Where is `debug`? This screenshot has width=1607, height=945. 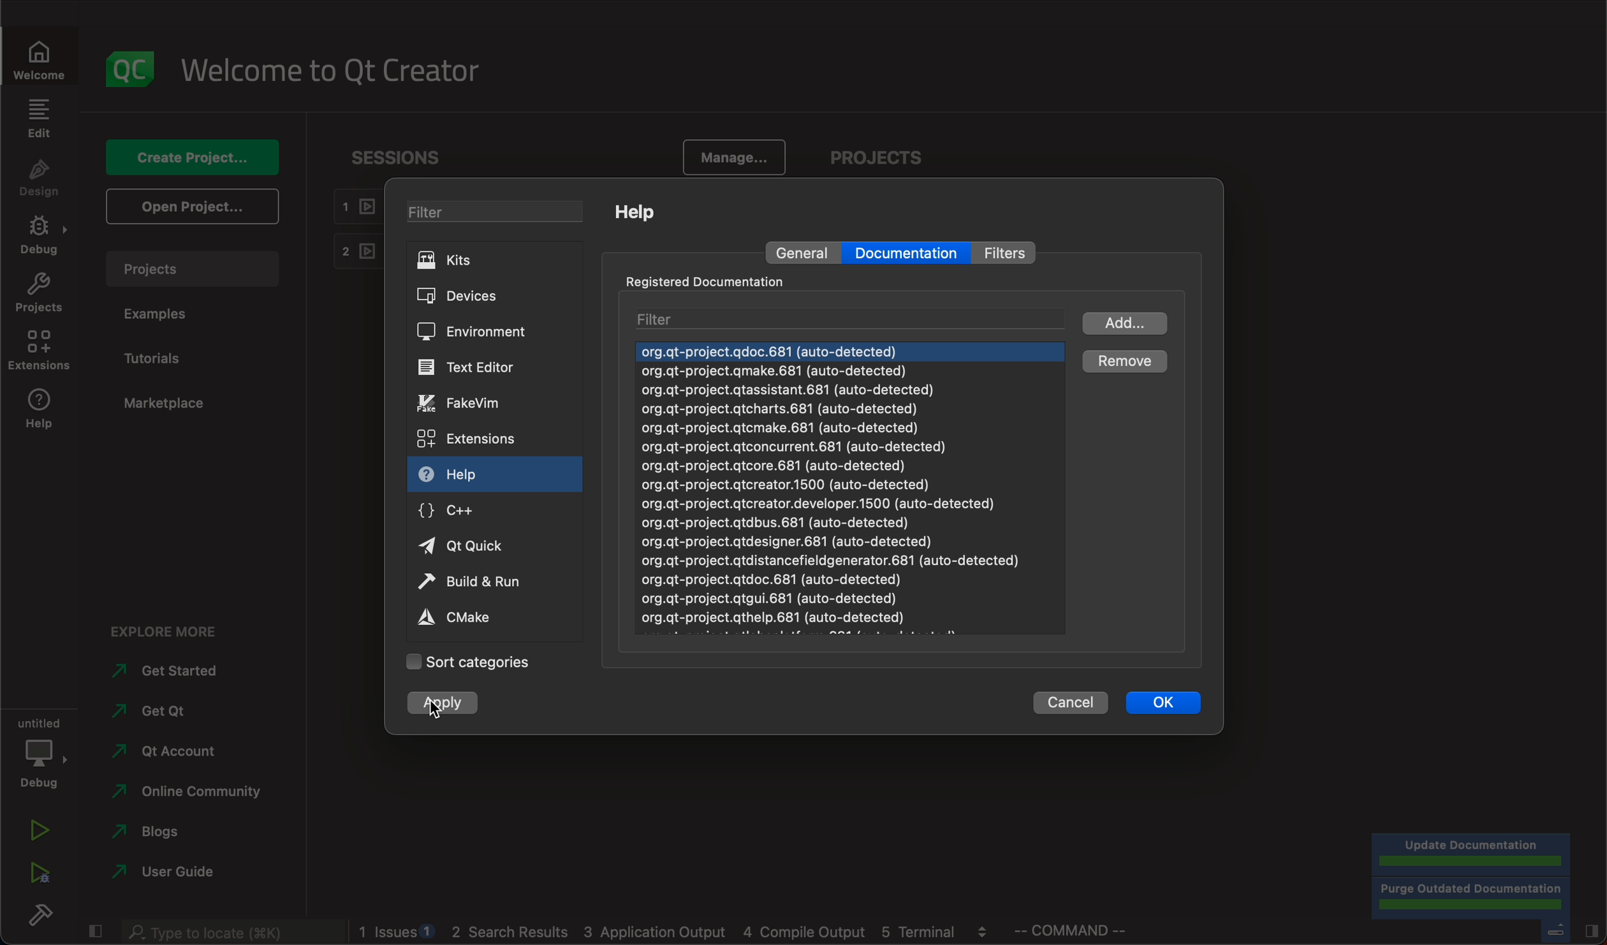 debug is located at coordinates (41, 238).